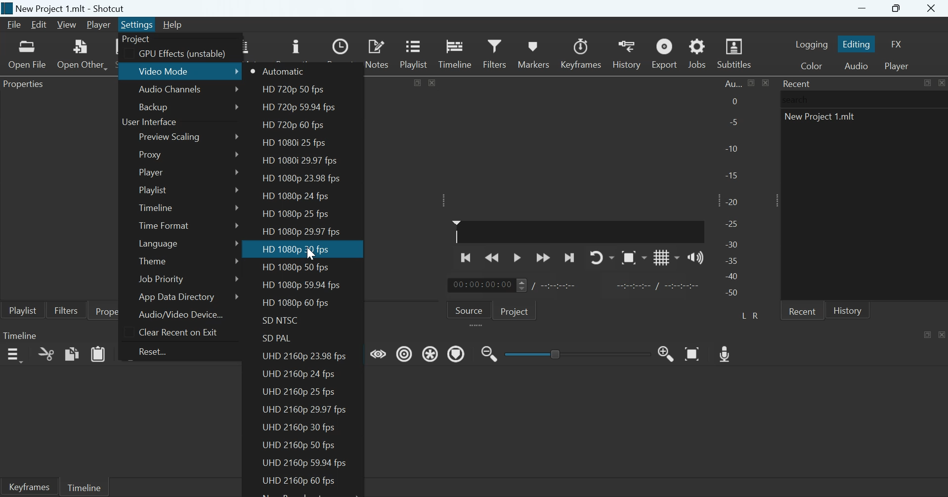  What do you see at coordinates (157, 351) in the screenshot?
I see `Reset` at bounding box center [157, 351].